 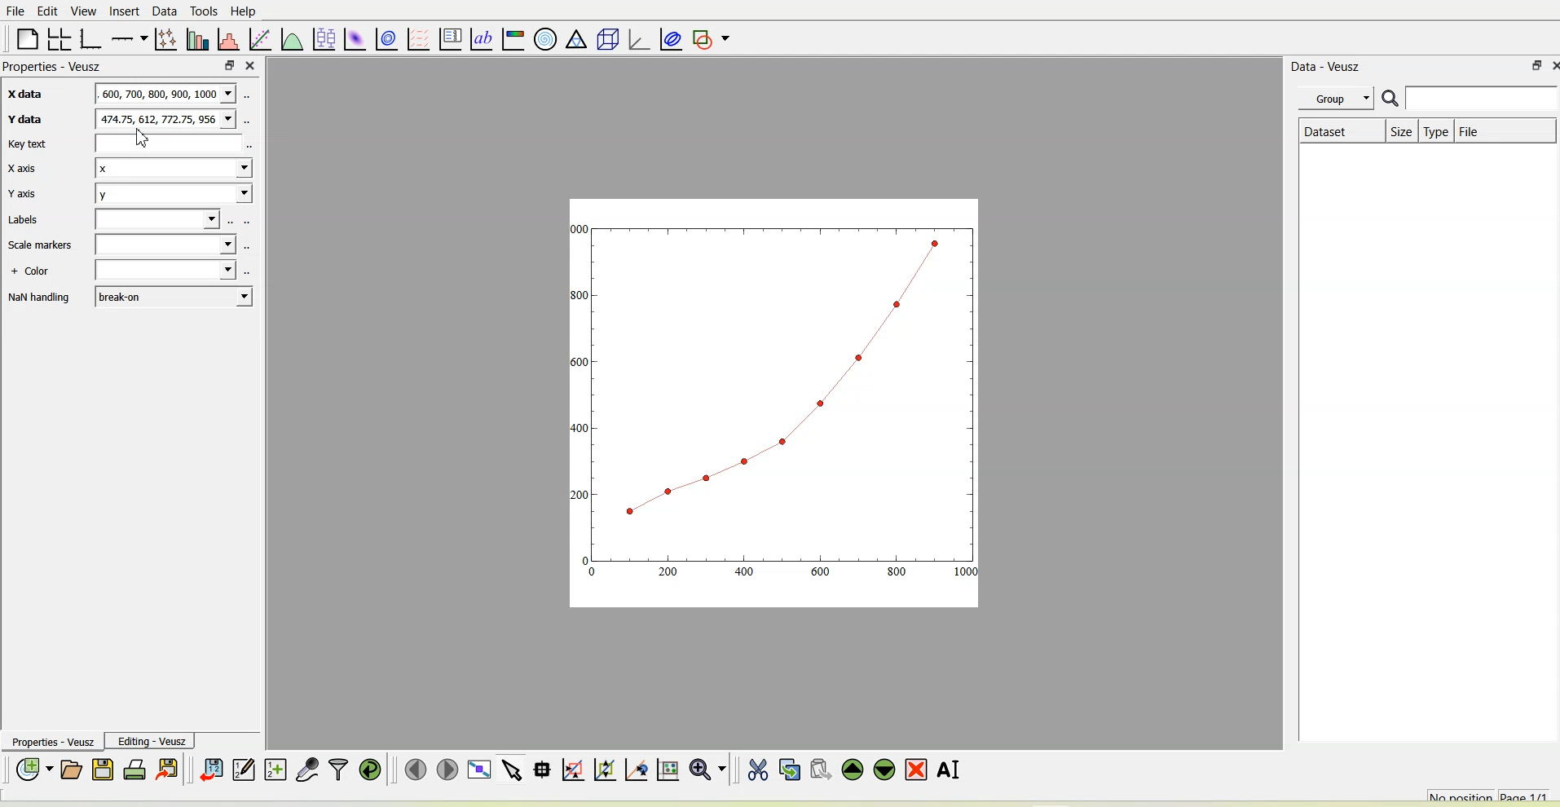 What do you see at coordinates (43, 245) in the screenshot?
I see `Scale markers` at bounding box center [43, 245].